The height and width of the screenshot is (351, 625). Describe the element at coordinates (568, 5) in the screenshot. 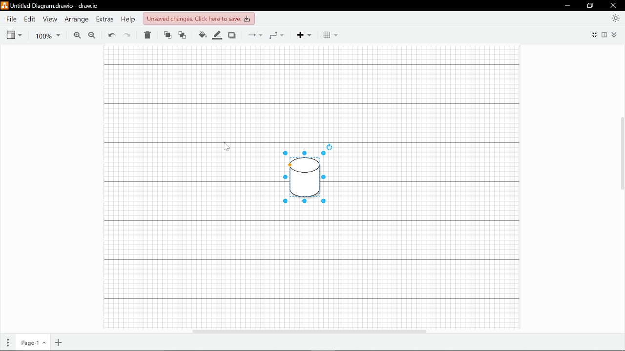

I see `Minimize` at that location.